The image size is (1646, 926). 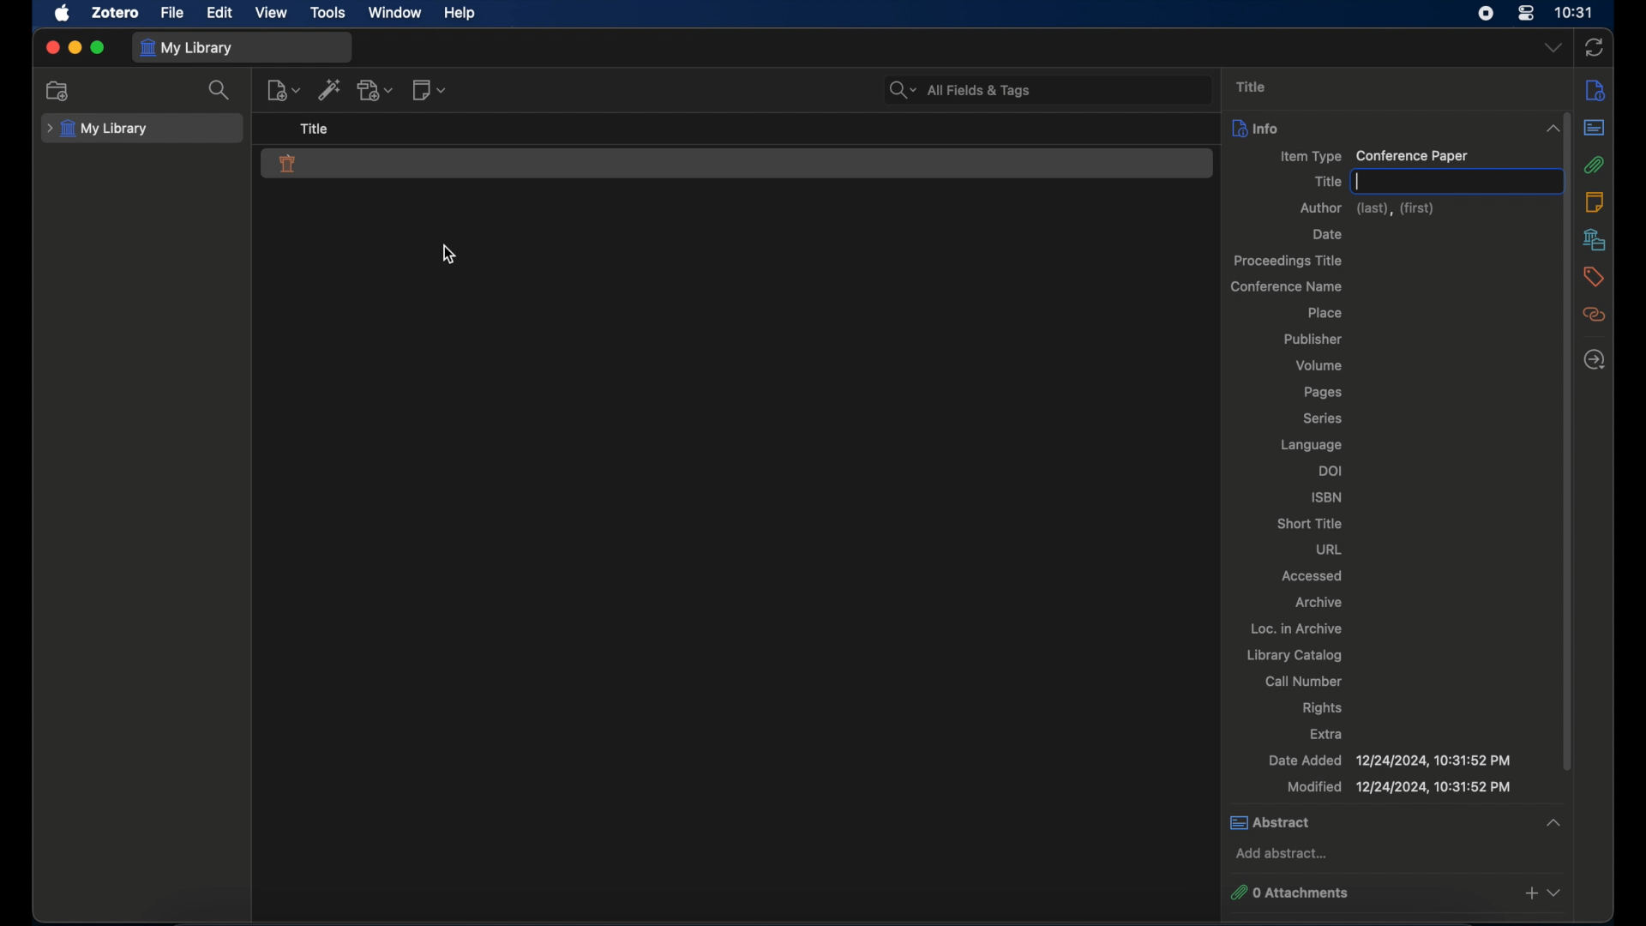 I want to click on libraries, so click(x=1595, y=239).